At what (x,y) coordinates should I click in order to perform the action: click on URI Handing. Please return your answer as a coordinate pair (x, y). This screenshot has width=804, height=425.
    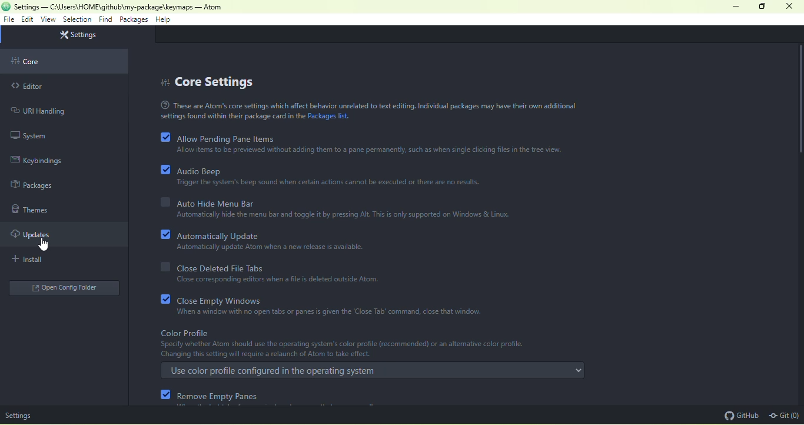
    Looking at the image, I should click on (36, 111).